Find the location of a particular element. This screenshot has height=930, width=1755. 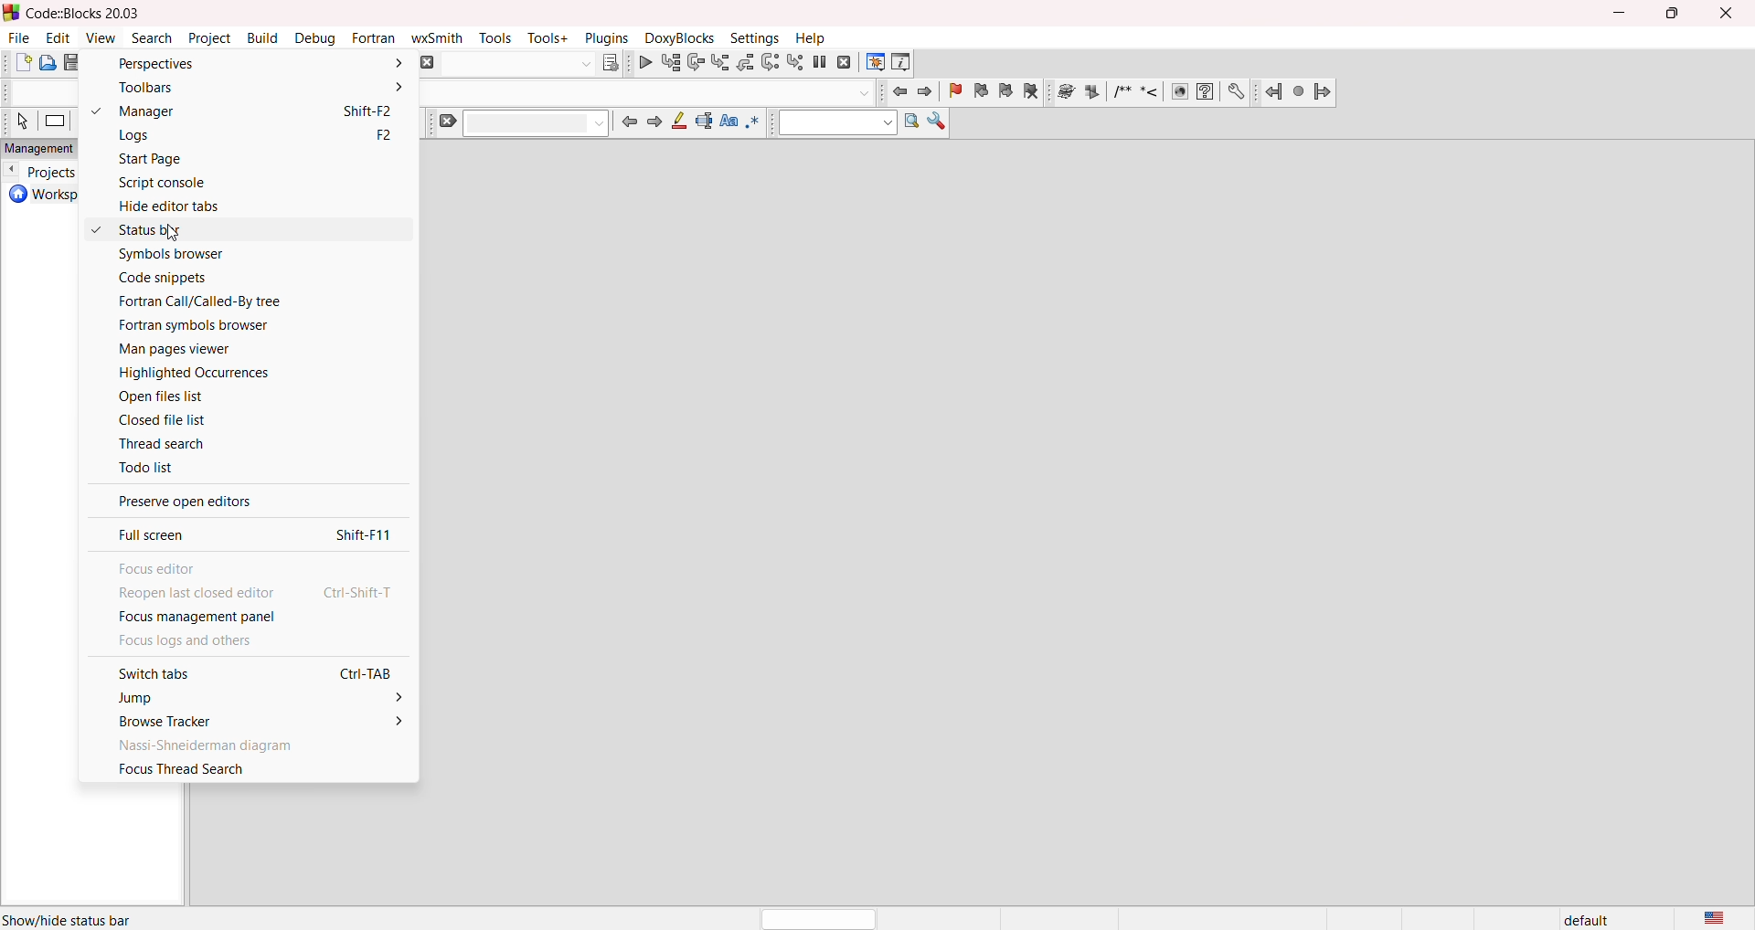

settings is located at coordinates (756, 38).